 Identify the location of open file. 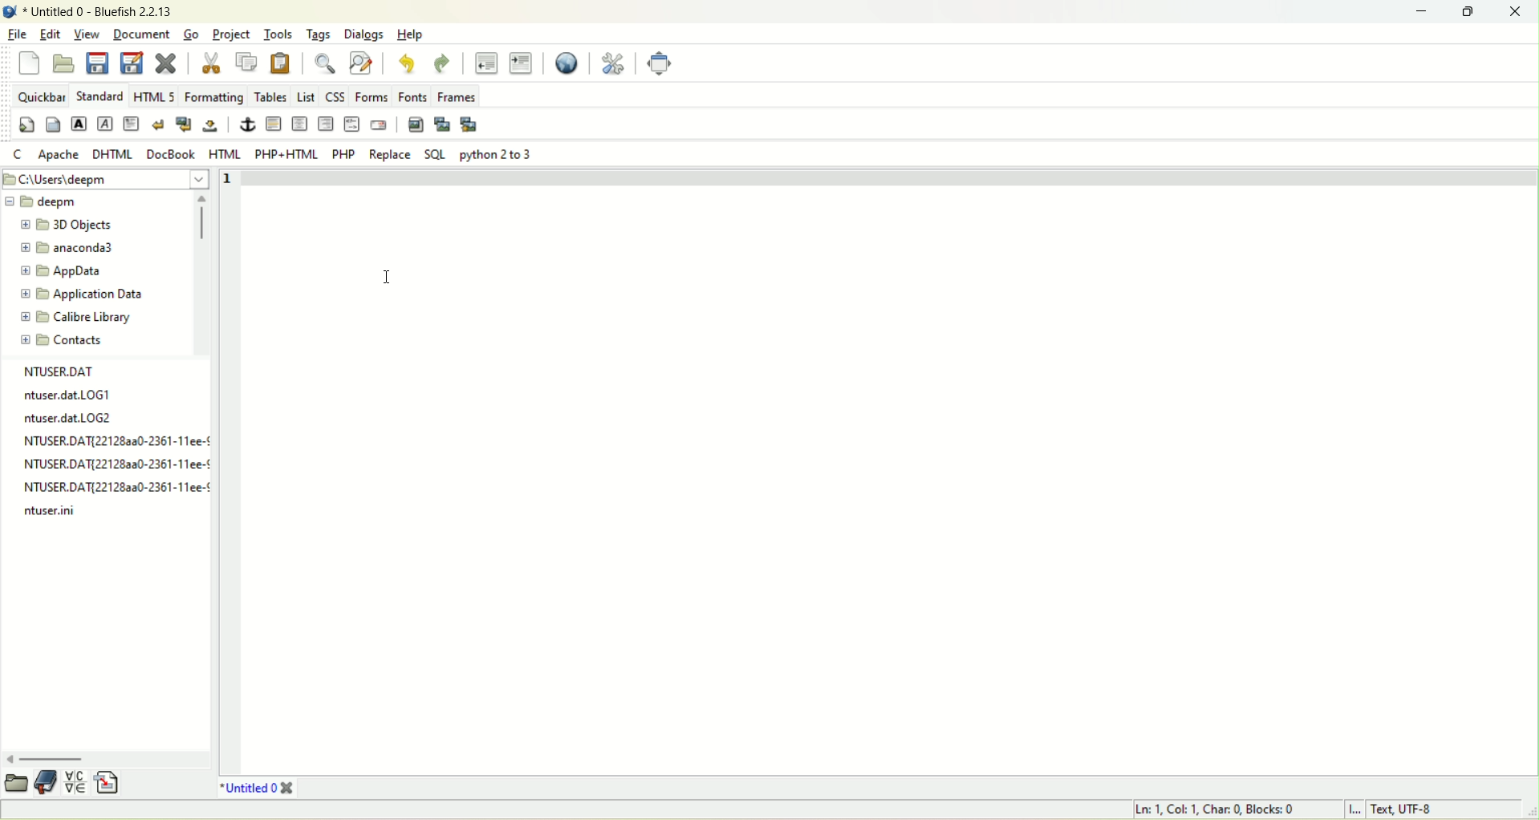
(66, 63).